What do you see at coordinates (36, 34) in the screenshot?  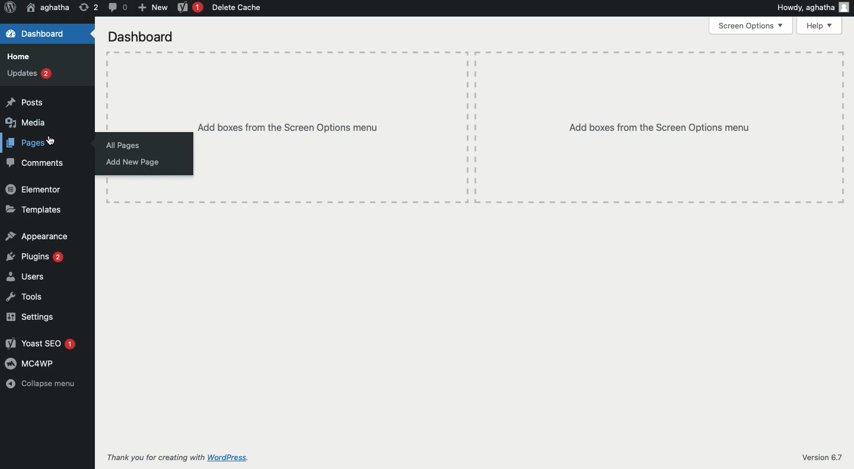 I see `Dashboard` at bounding box center [36, 34].